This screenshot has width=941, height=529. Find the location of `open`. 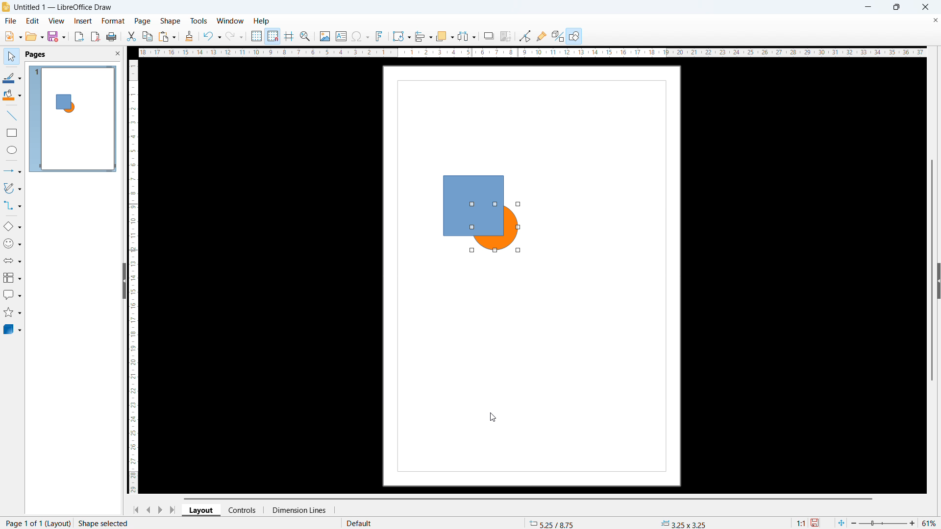

open is located at coordinates (34, 37).